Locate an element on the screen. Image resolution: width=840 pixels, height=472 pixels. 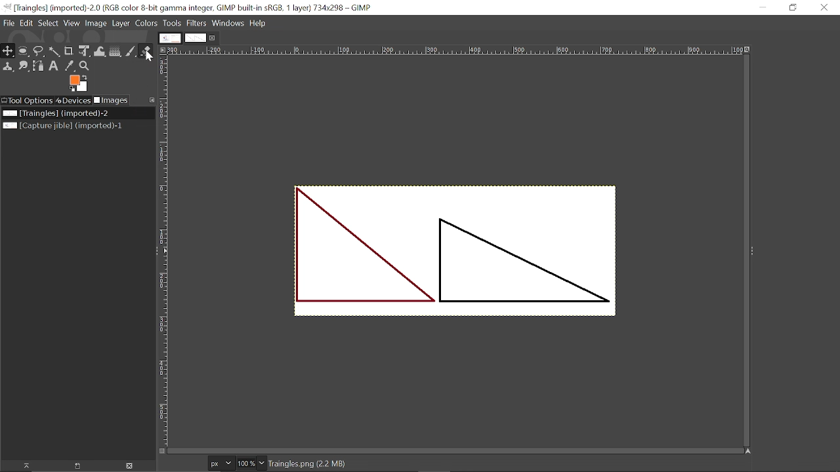
Devices is located at coordinates (73, 100).